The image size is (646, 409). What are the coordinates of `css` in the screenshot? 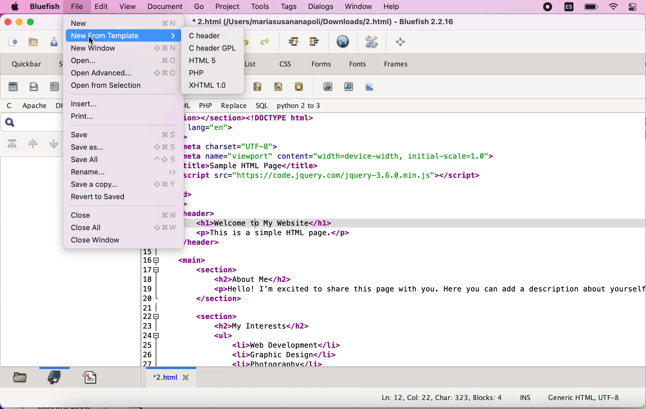 It's located at (285, 64).